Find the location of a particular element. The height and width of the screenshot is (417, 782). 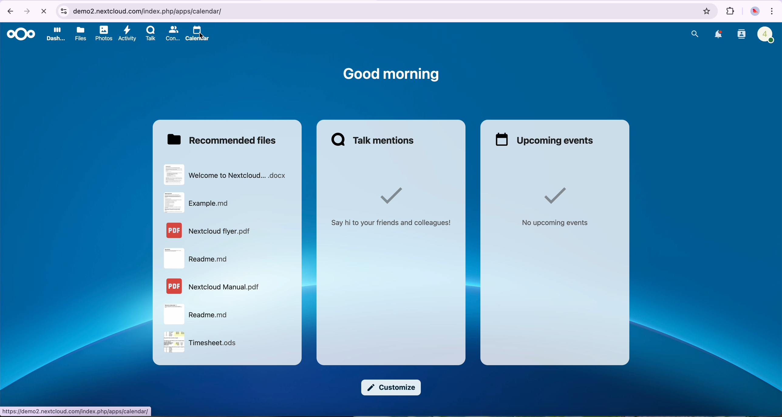

contacts is located at coordinates (740, 35).